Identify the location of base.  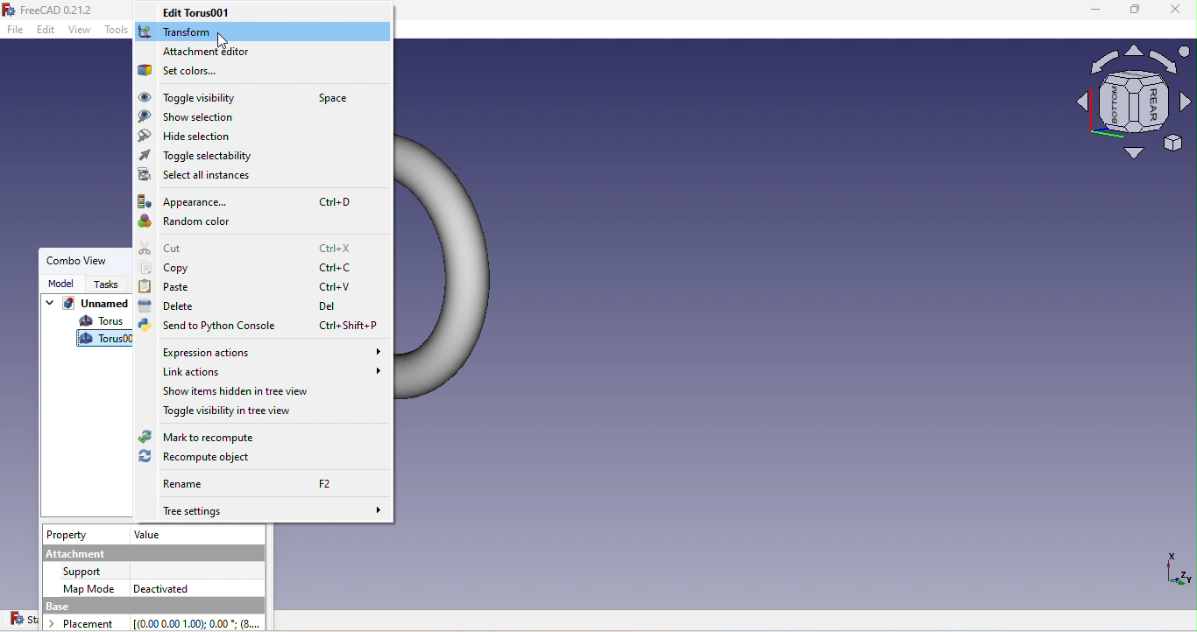
(150, 606).